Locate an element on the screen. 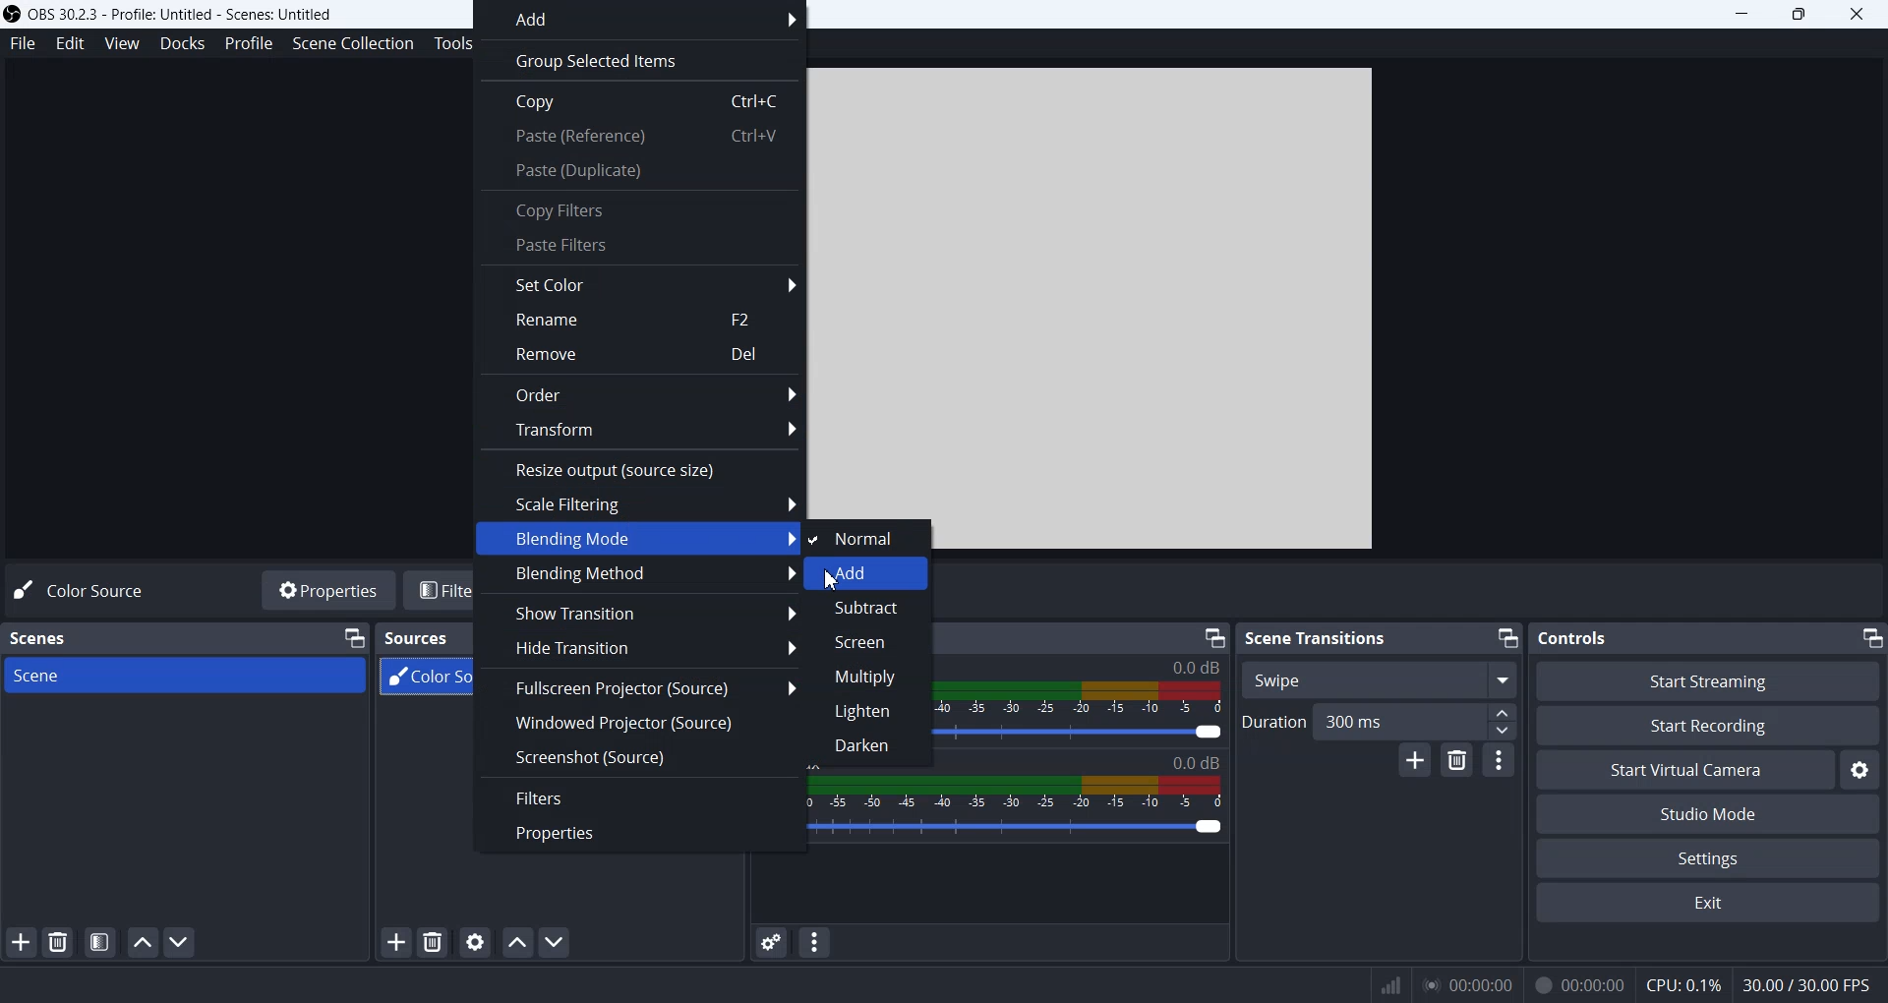 This screenshot has height=1003, width=1888. Add is located at coordinates (643, 19).